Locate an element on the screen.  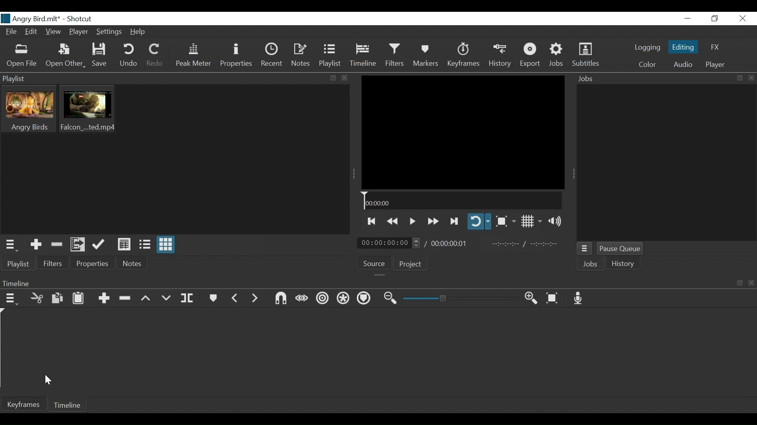
Peak is located at coordinates (194, 55).